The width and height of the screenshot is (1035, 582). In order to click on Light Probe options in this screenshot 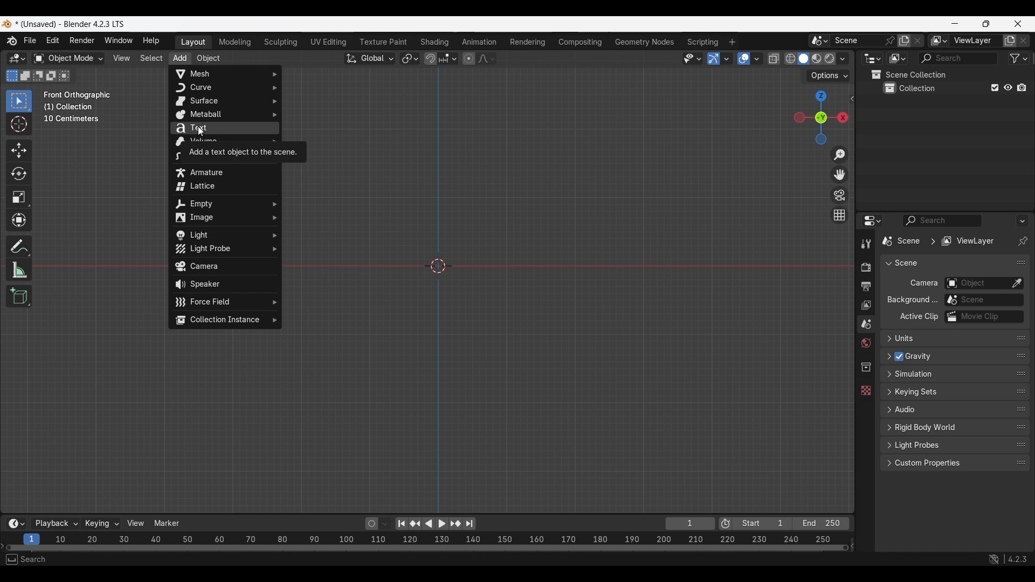, I will do `click(225, 250)`.